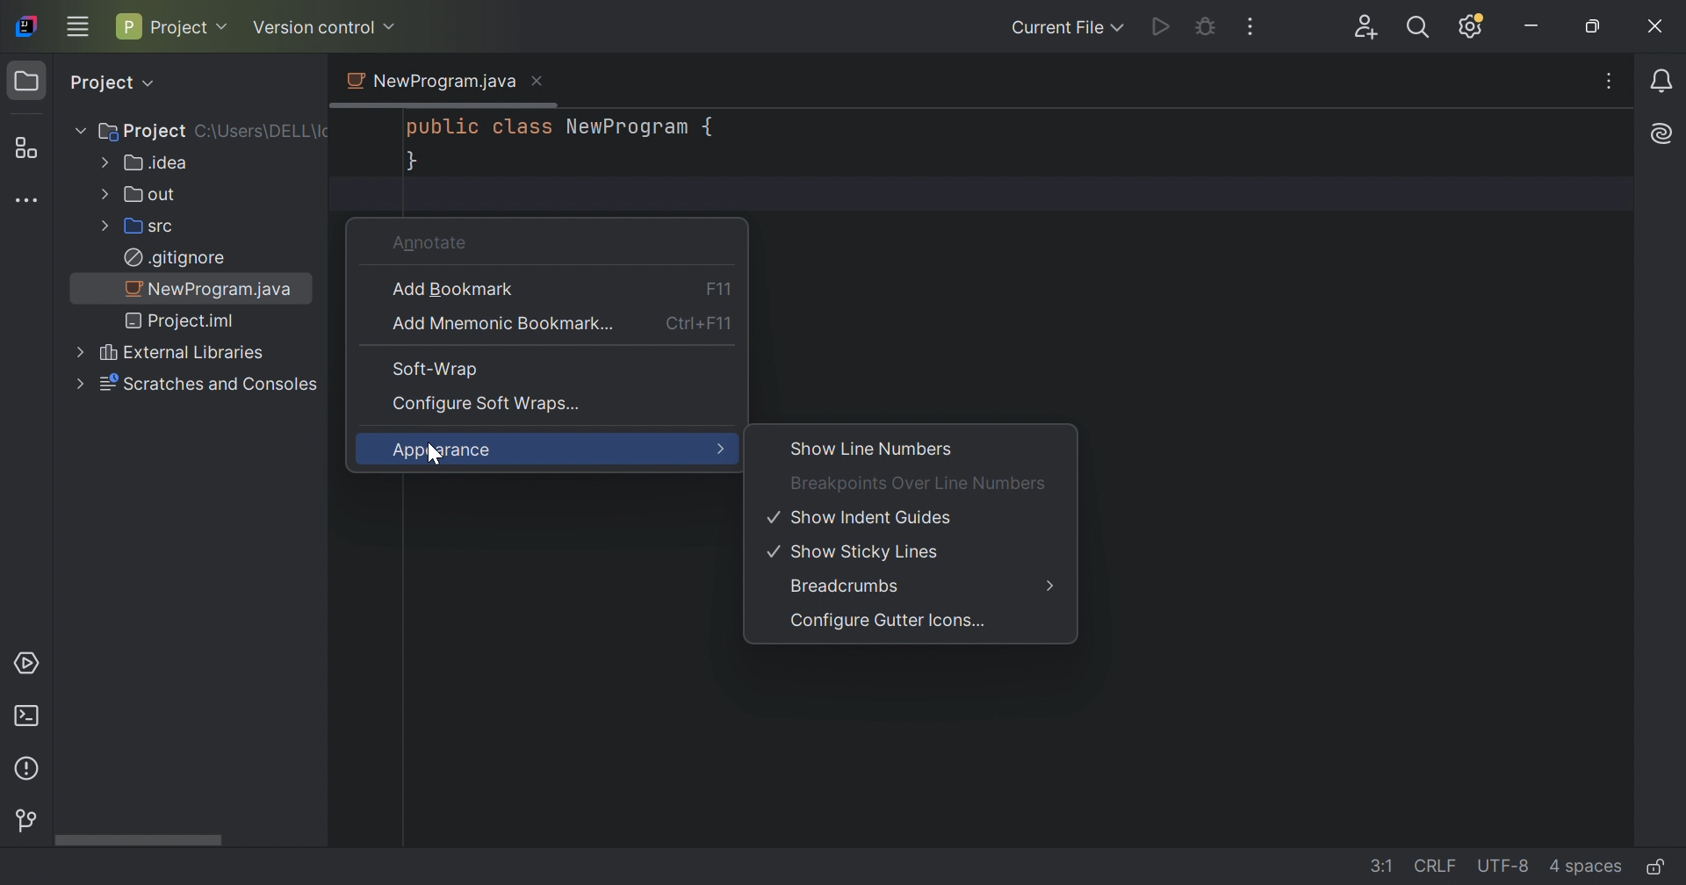  Describe the element at coordinates (25, 147) in the screenshot. I see `Structure` at that location.